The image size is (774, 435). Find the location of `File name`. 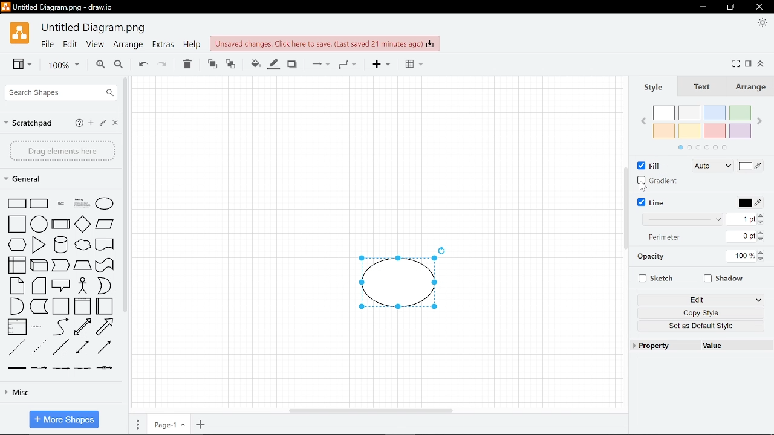

File name is located at coordinates (93, 28).